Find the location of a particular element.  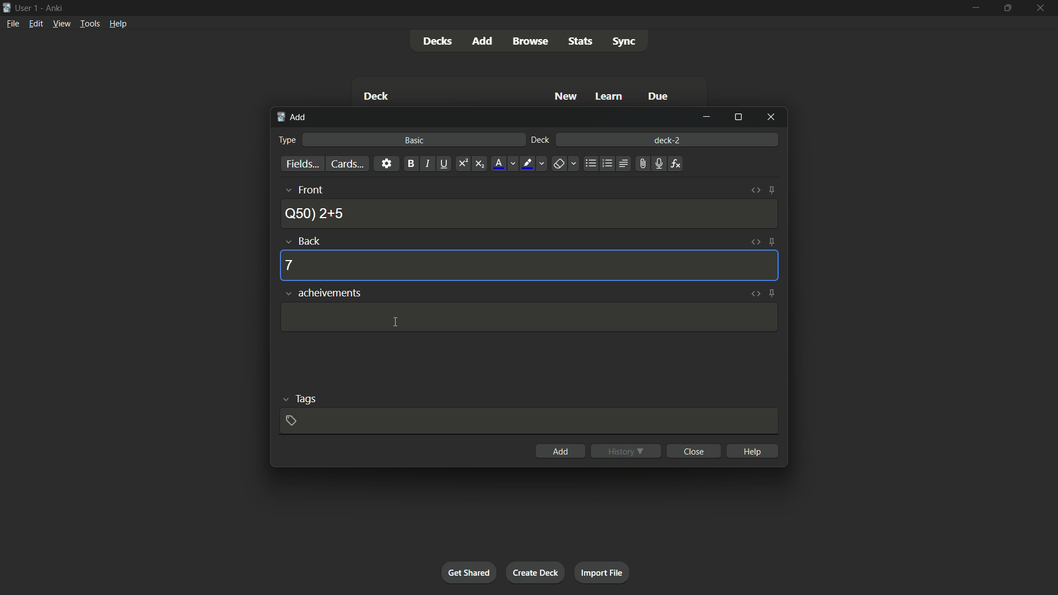

add is located at coordinates (481, 41).